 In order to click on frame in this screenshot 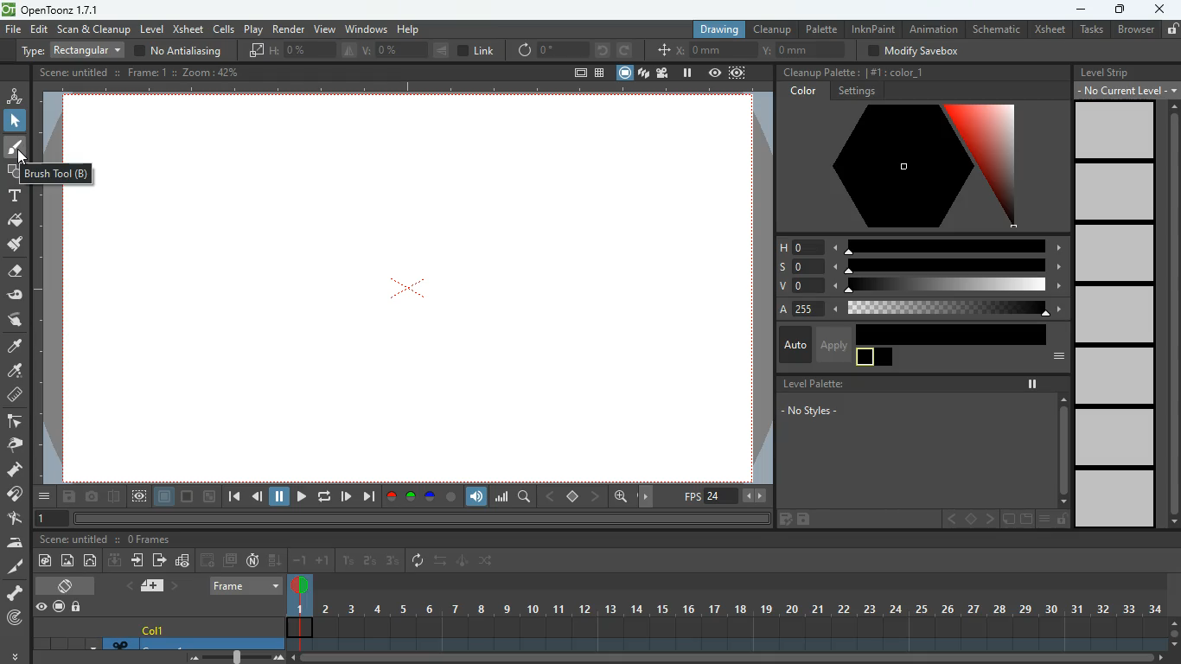, I will do `click(48, 520)`.